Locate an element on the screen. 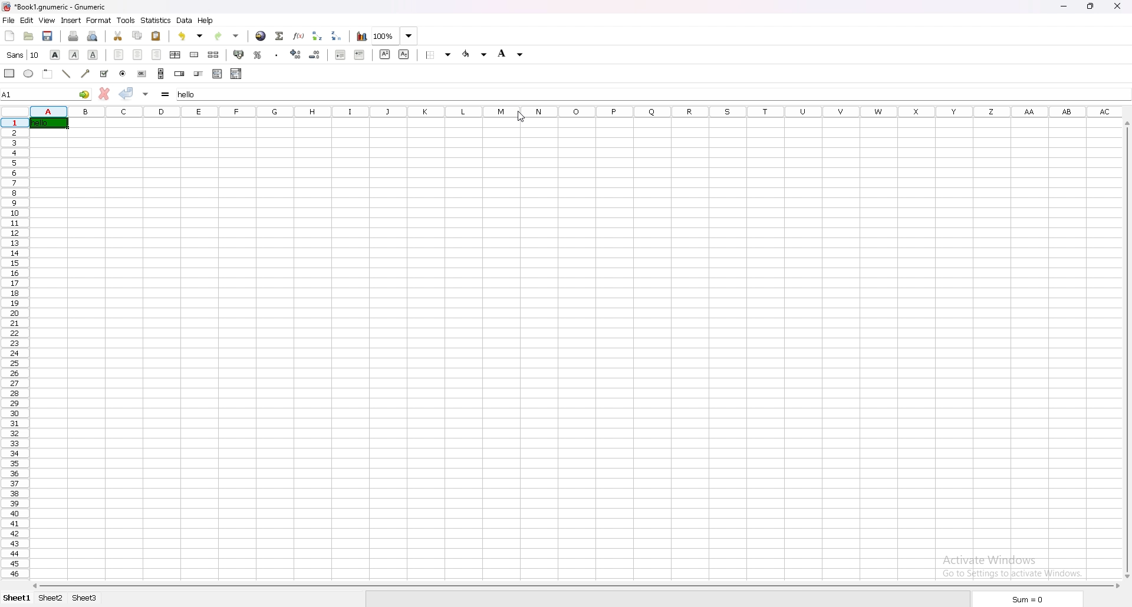  help is located at coordinates (206, 21).